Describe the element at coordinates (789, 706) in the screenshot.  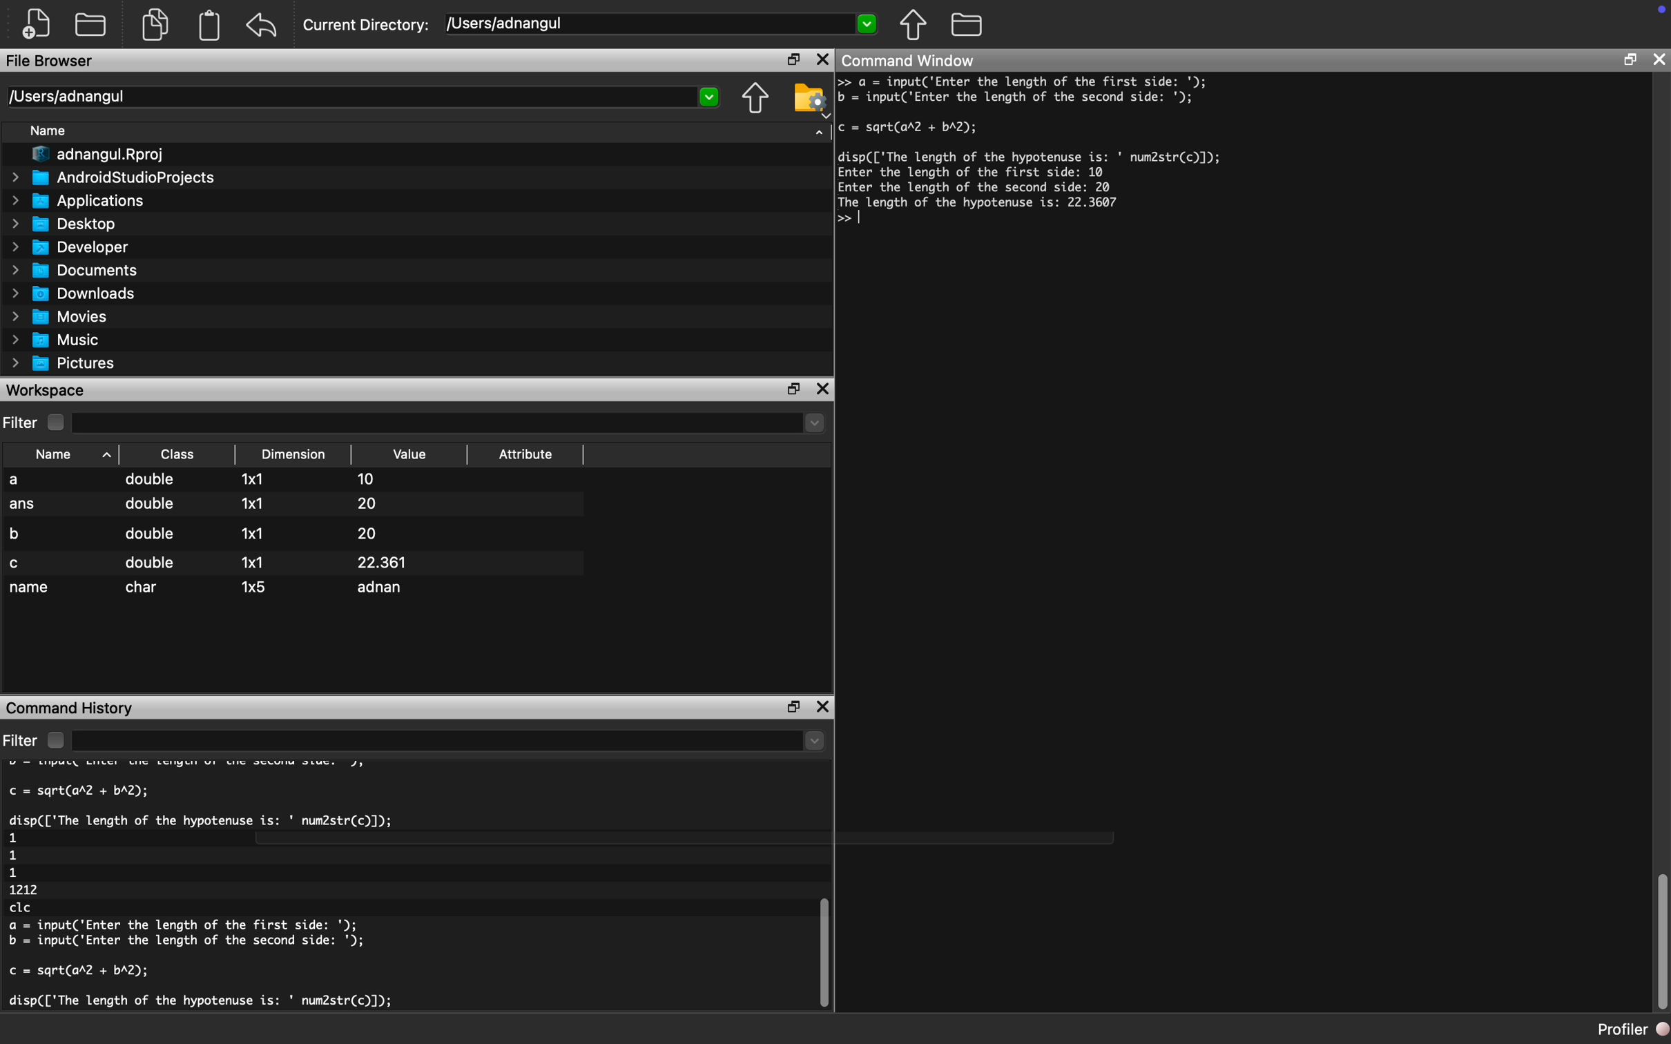
I see `restore down` at that location.